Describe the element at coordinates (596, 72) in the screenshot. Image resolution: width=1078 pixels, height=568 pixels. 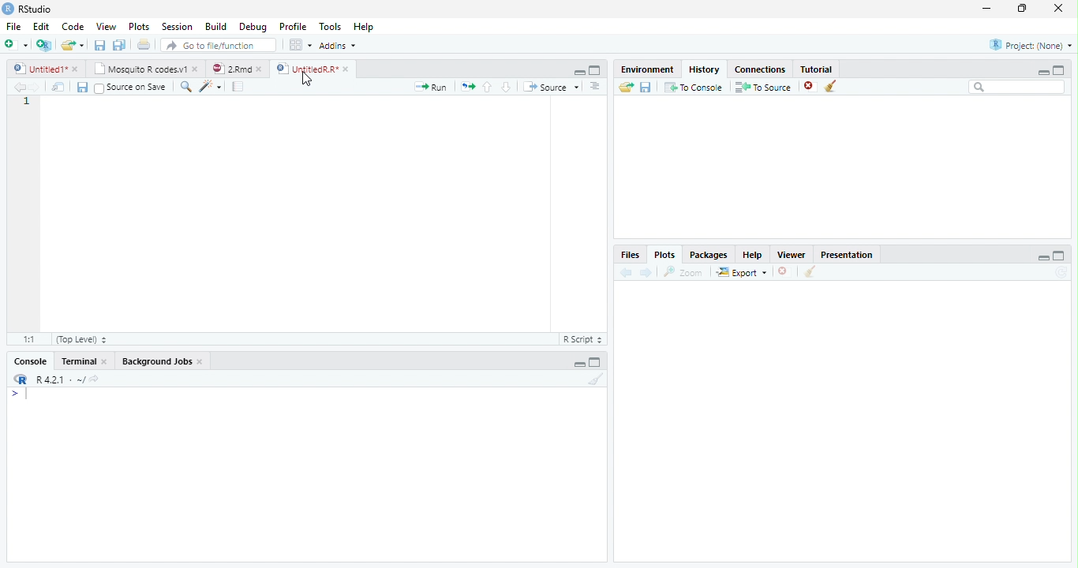
I see `Maximize` at that location.